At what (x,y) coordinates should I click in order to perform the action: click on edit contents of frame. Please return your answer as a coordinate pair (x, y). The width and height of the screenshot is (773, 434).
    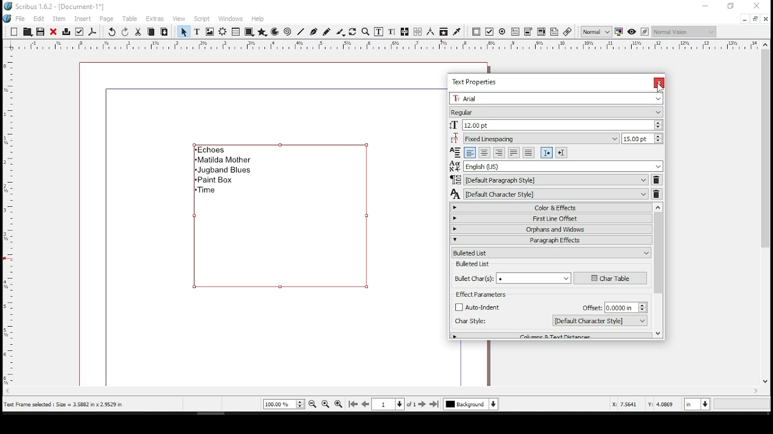
    Looking at the image, I should click on (378, 32).